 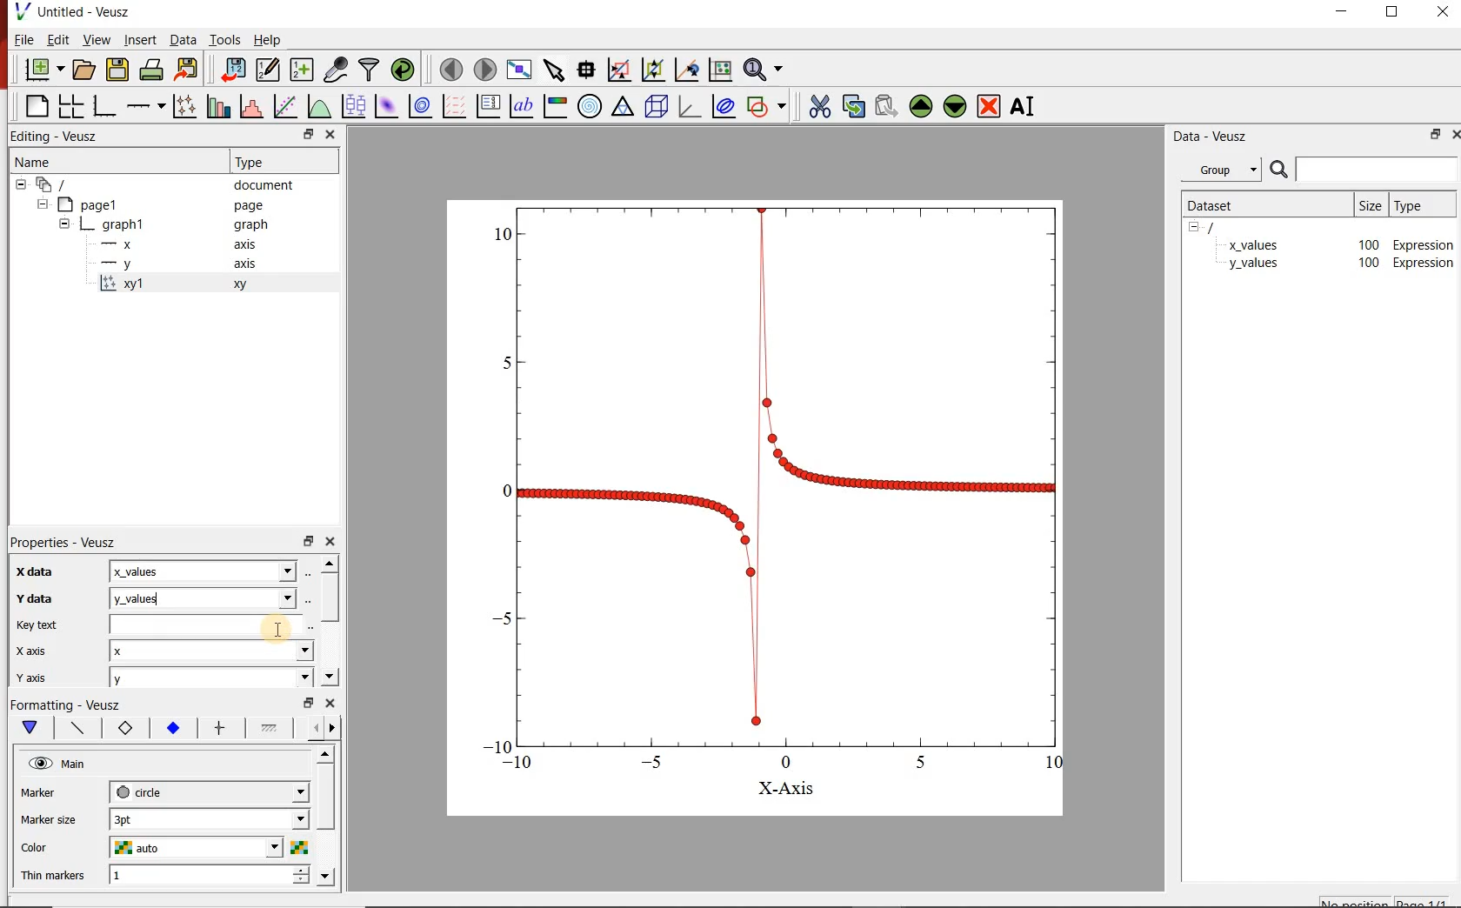 What do you see at coordinates (332, 541) in the screenshot?
I see `close` at bounding box center [332, 541].